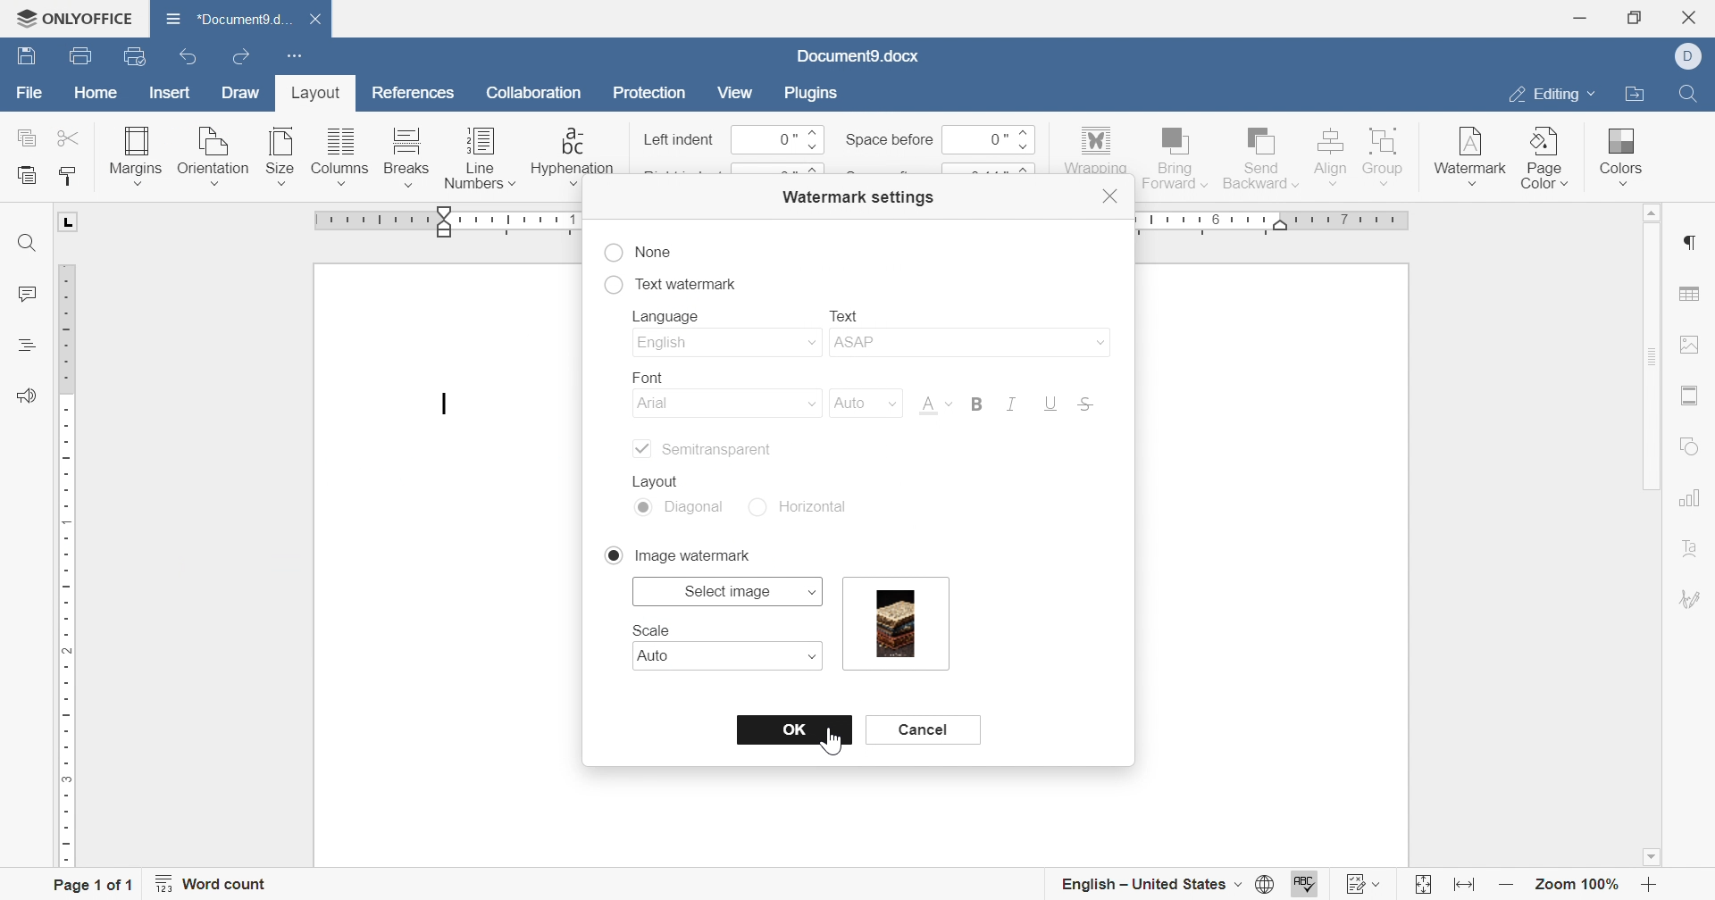 The height and width of the screenshot is (900, 1715). What do you see at coordinates (920, 729) in the screenshot?
I see `cancel` at bounding box center [920, 729].